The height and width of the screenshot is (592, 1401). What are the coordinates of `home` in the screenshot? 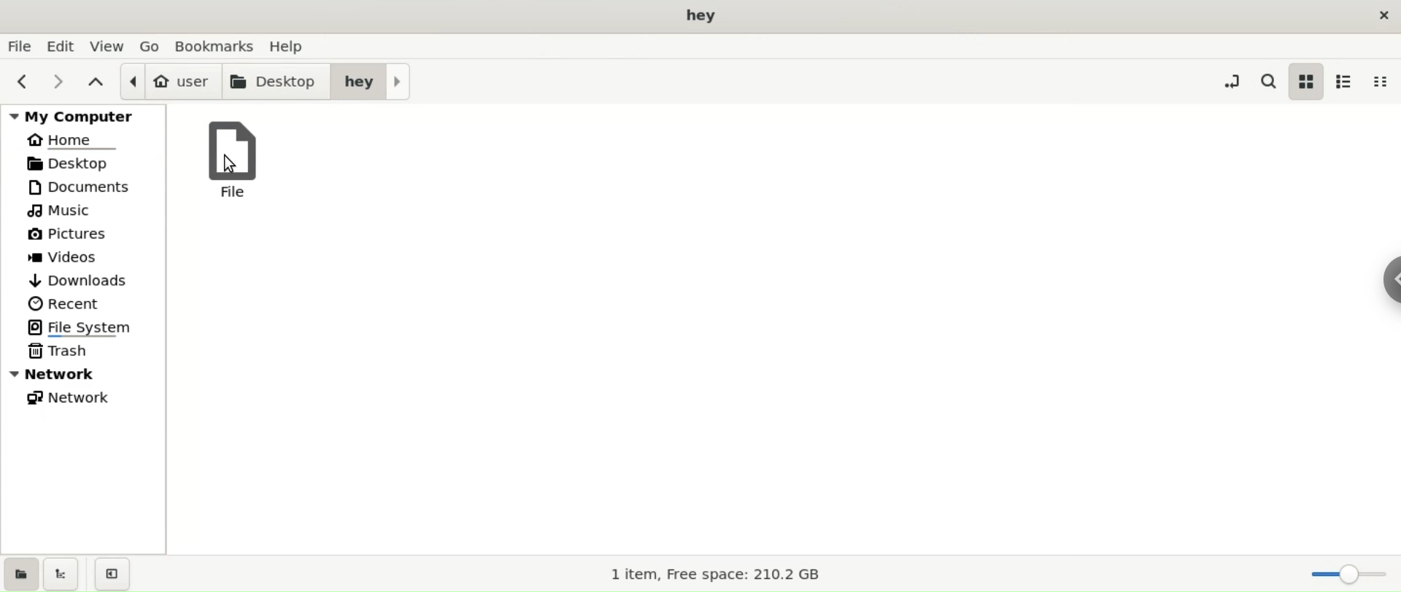 It's located at (84, 141).